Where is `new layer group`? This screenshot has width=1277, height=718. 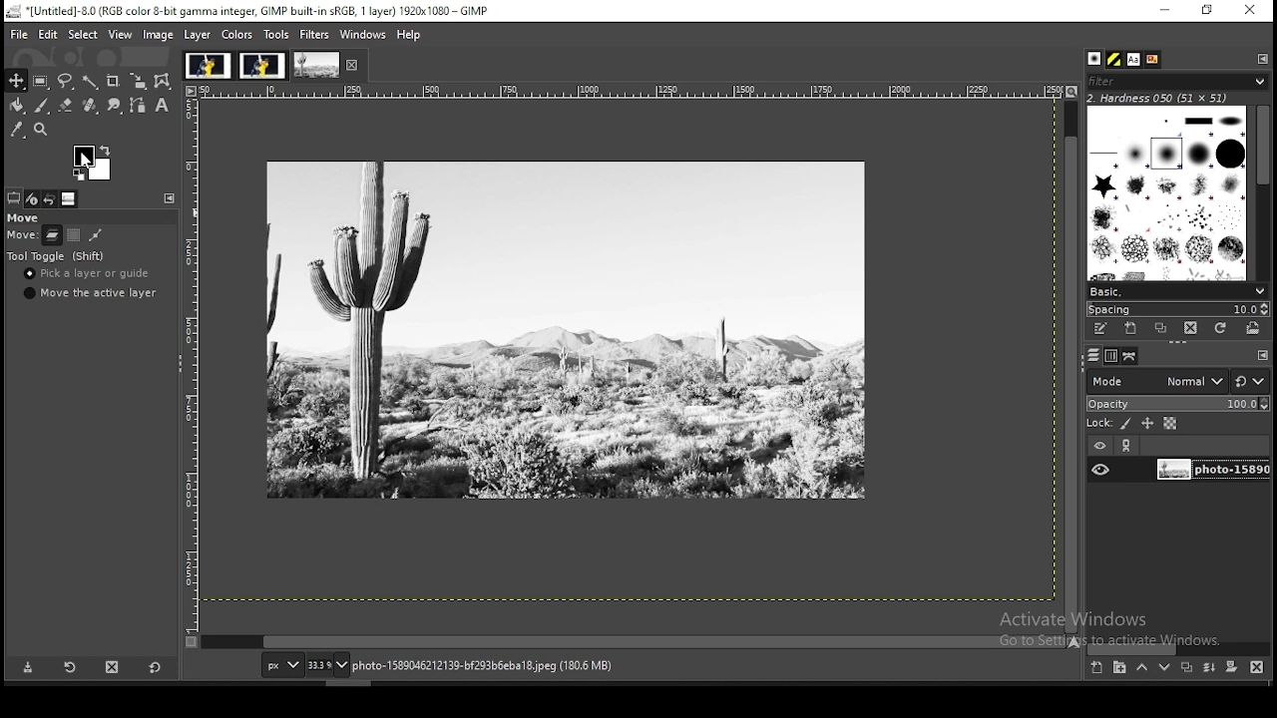
new layer group is located at coordinates (1118, 668).